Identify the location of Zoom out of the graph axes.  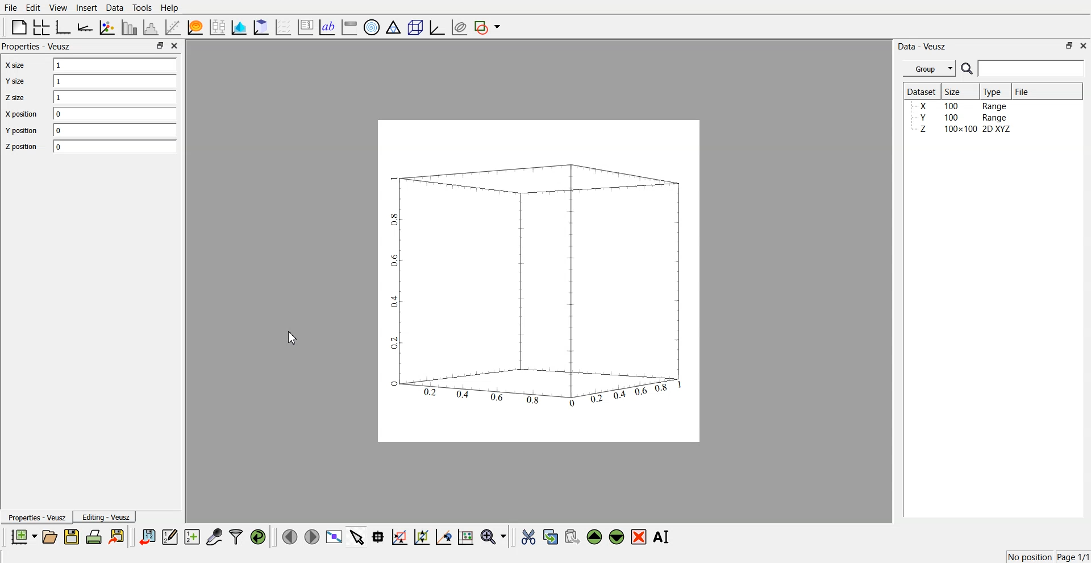
(422, 536).